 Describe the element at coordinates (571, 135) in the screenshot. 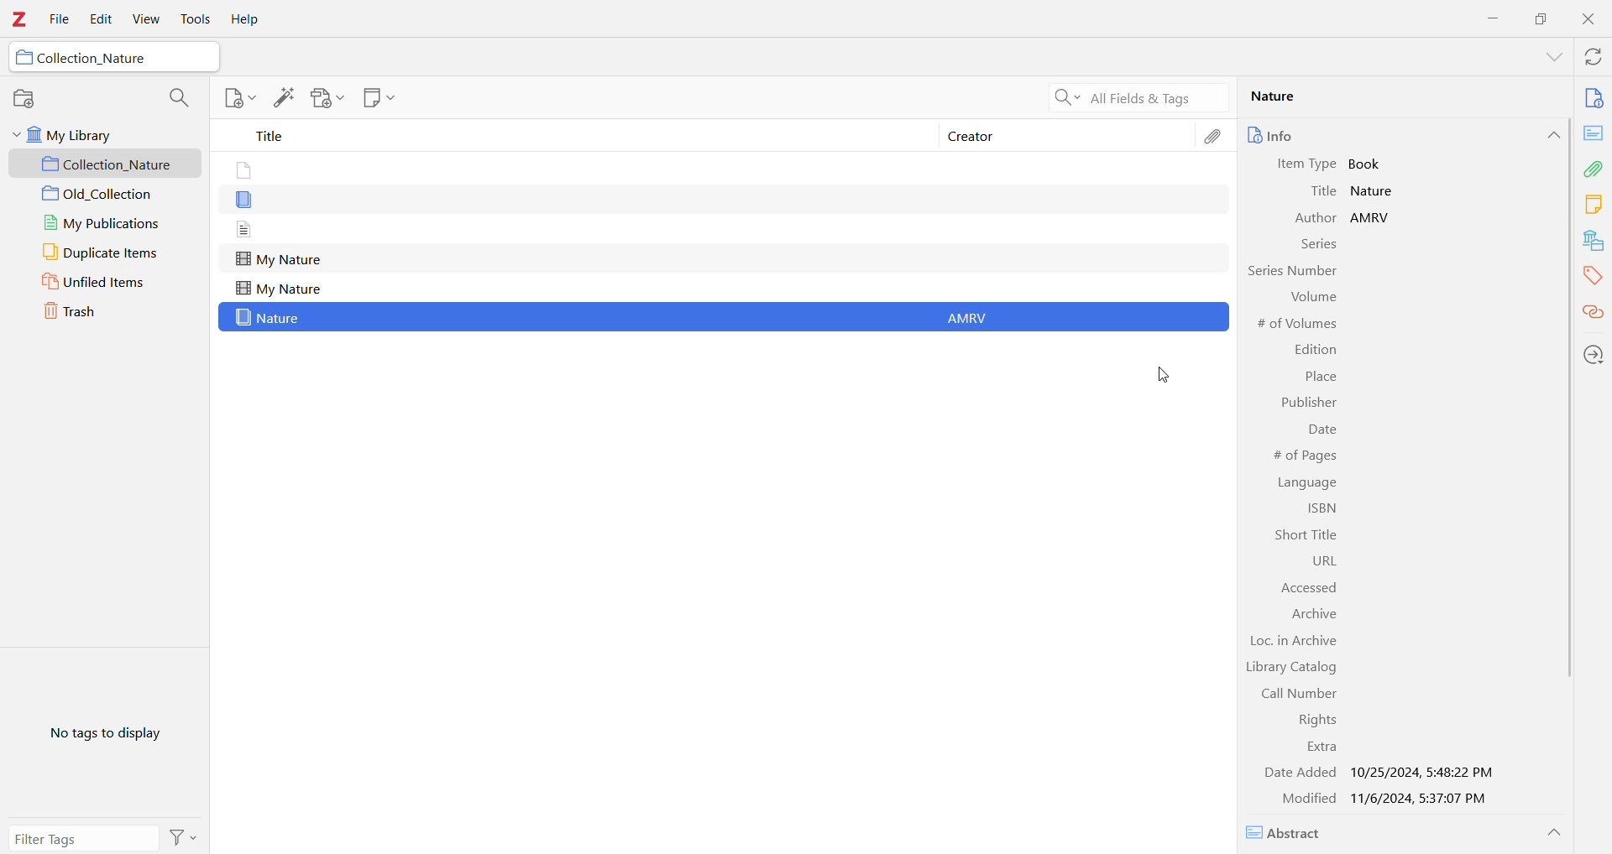

I see `Title` at that location.